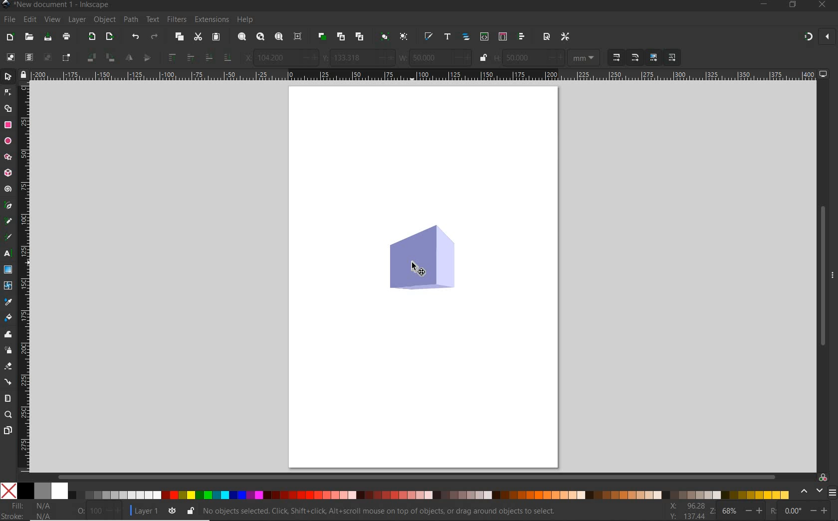  Describe the element at coordinates (823, 478) in the screenshot. I see `color managed code` at that location.